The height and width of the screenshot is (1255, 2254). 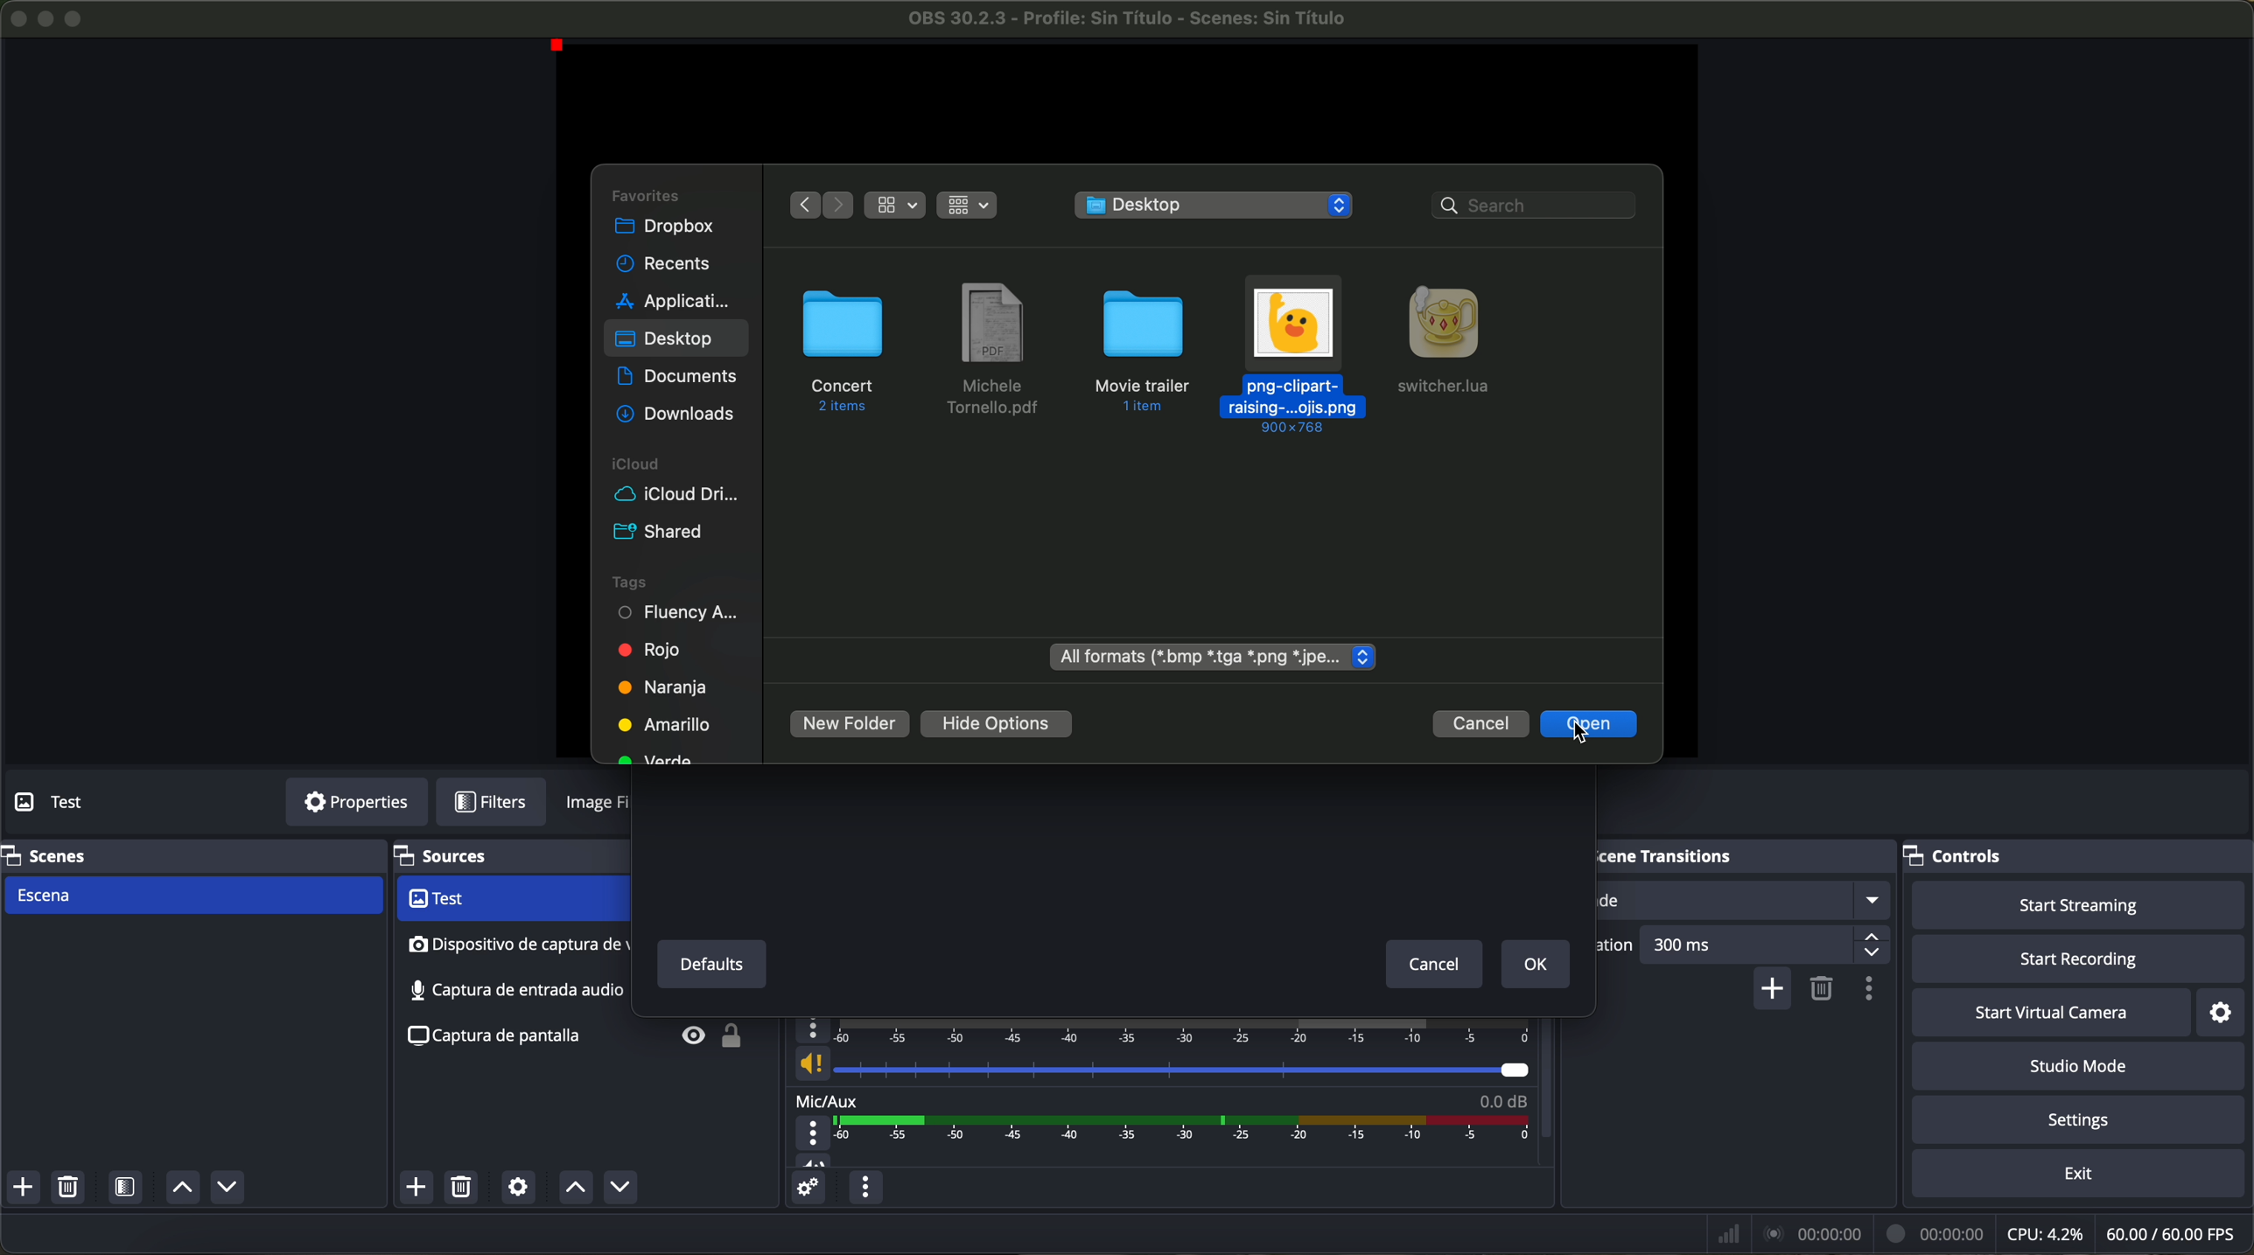 What do you see at coordinates (996, 725) in the screenshot?
I see `hide options` at bounding box center [996, 725].